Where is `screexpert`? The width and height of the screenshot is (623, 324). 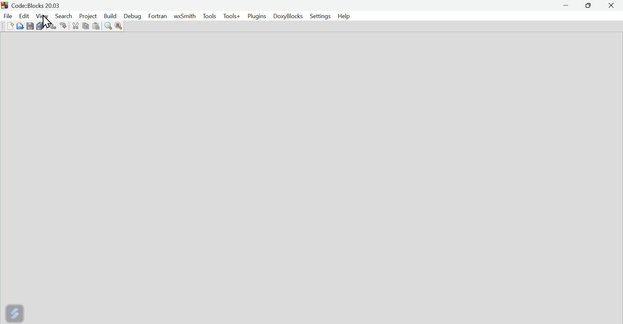
screexpert is located at coordinates (16, 312).